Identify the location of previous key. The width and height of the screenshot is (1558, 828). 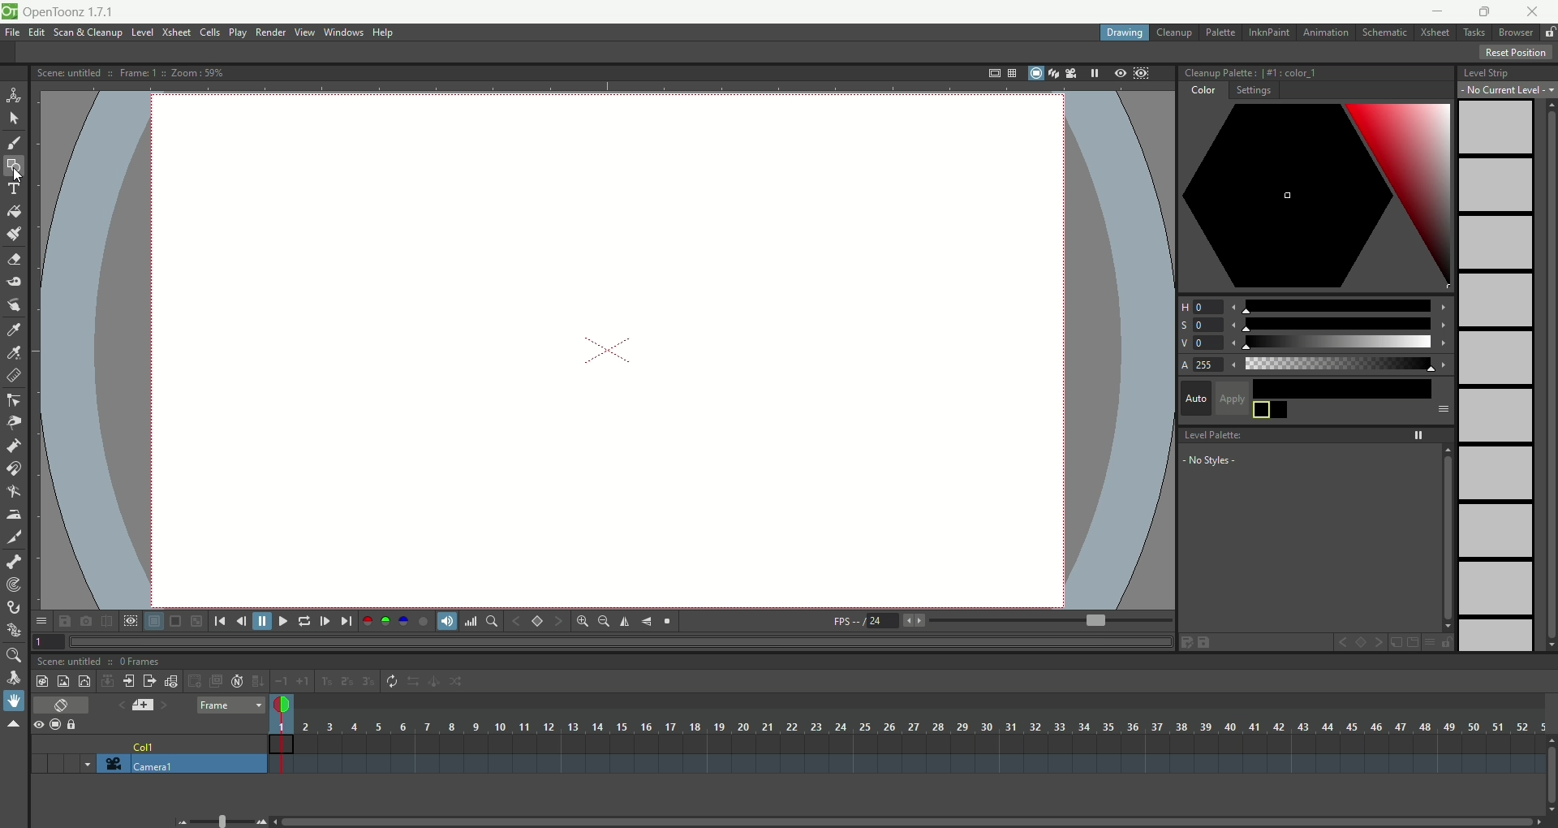
(517, 621).